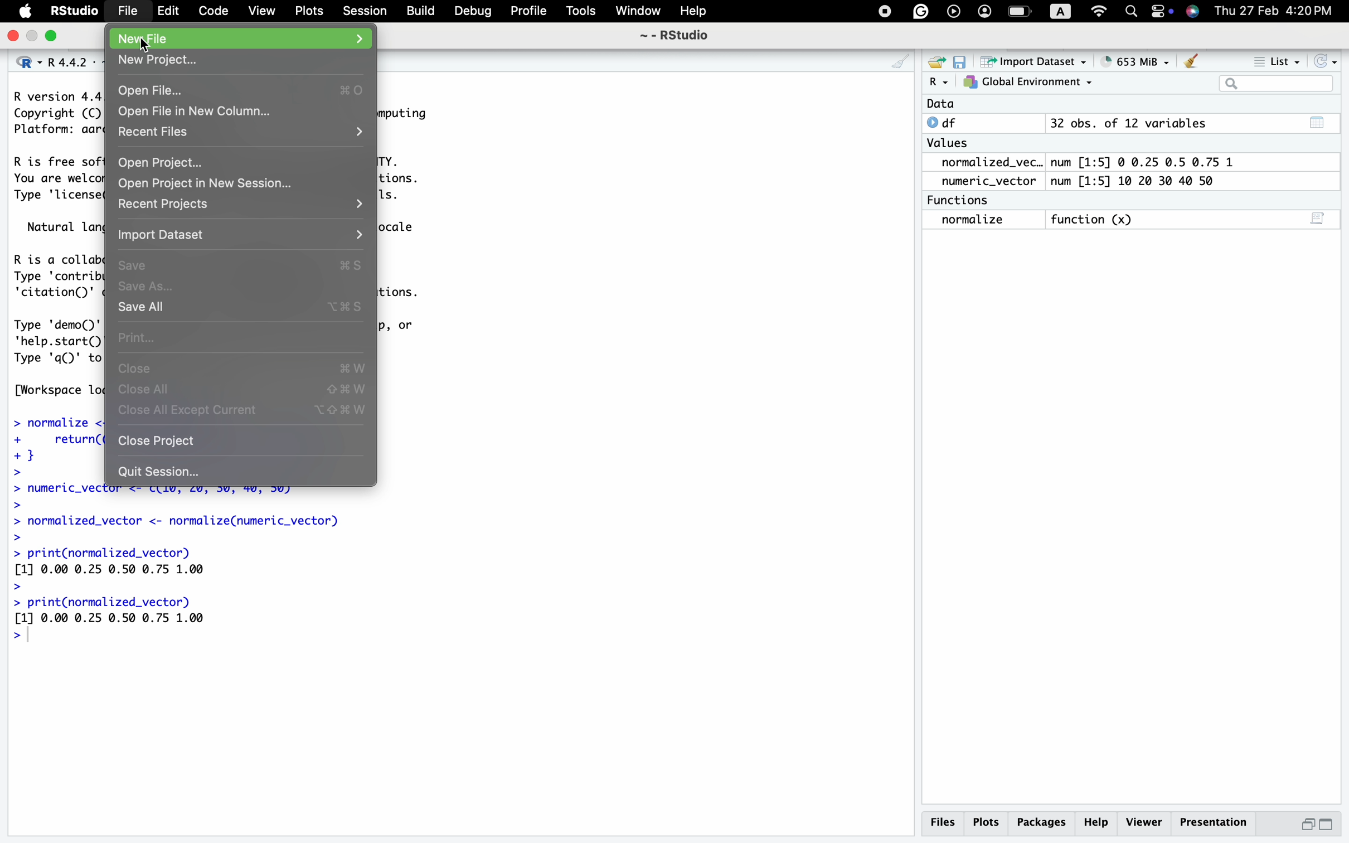  I want to click on Code, so click(212, 11).